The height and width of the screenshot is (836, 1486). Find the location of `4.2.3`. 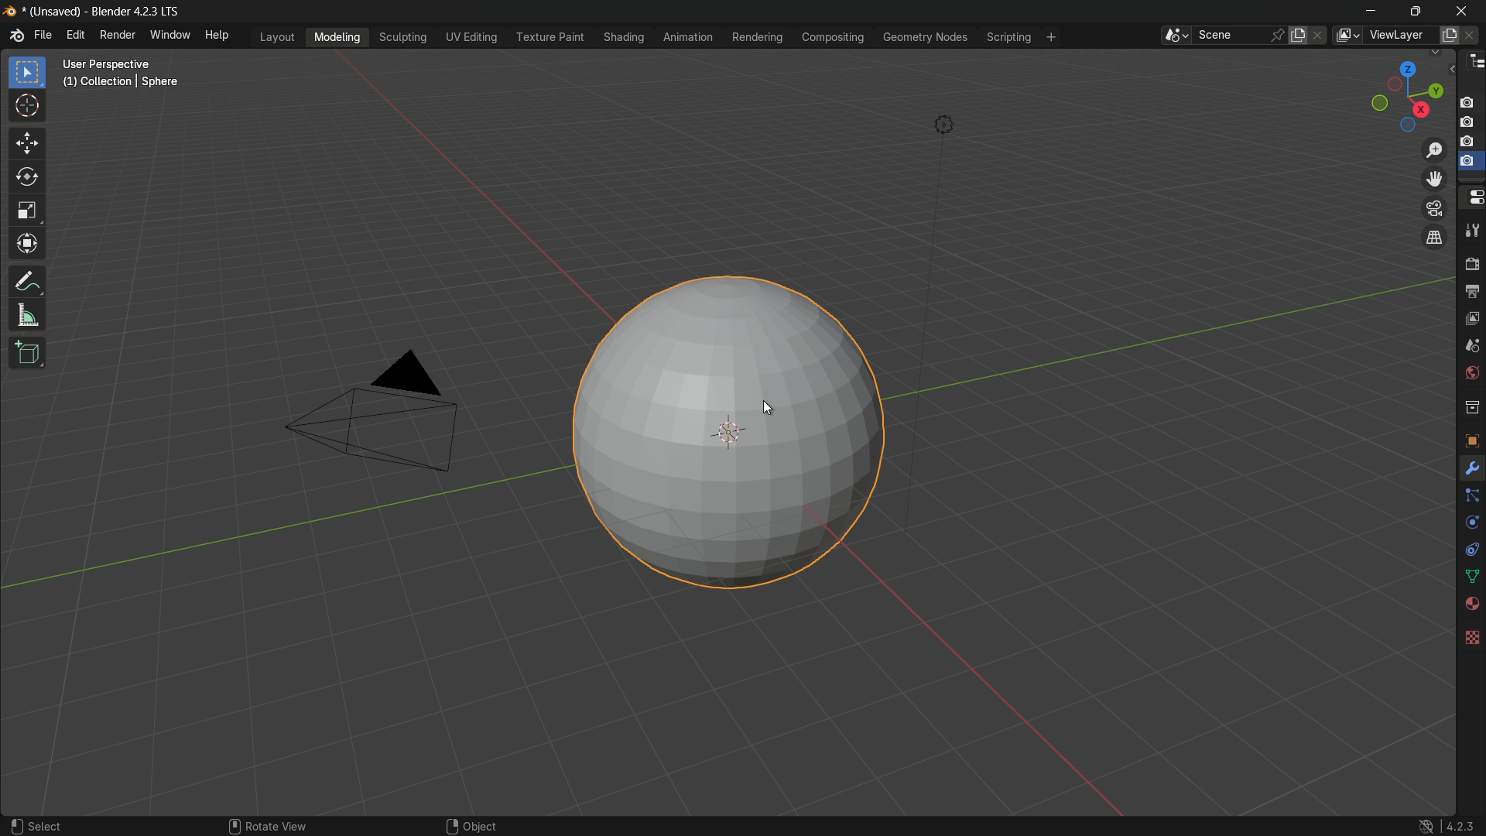

4.2.3 is located at coordinates (1443, 818).